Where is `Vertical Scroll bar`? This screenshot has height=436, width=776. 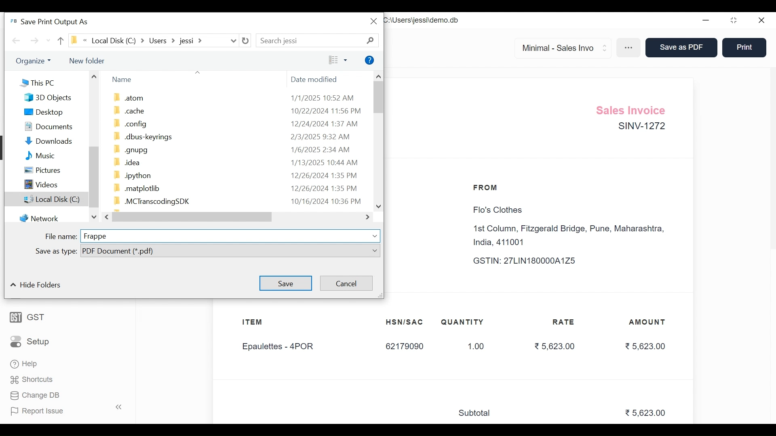 Vertical Scroll bar is located at coordinates (377, 97).